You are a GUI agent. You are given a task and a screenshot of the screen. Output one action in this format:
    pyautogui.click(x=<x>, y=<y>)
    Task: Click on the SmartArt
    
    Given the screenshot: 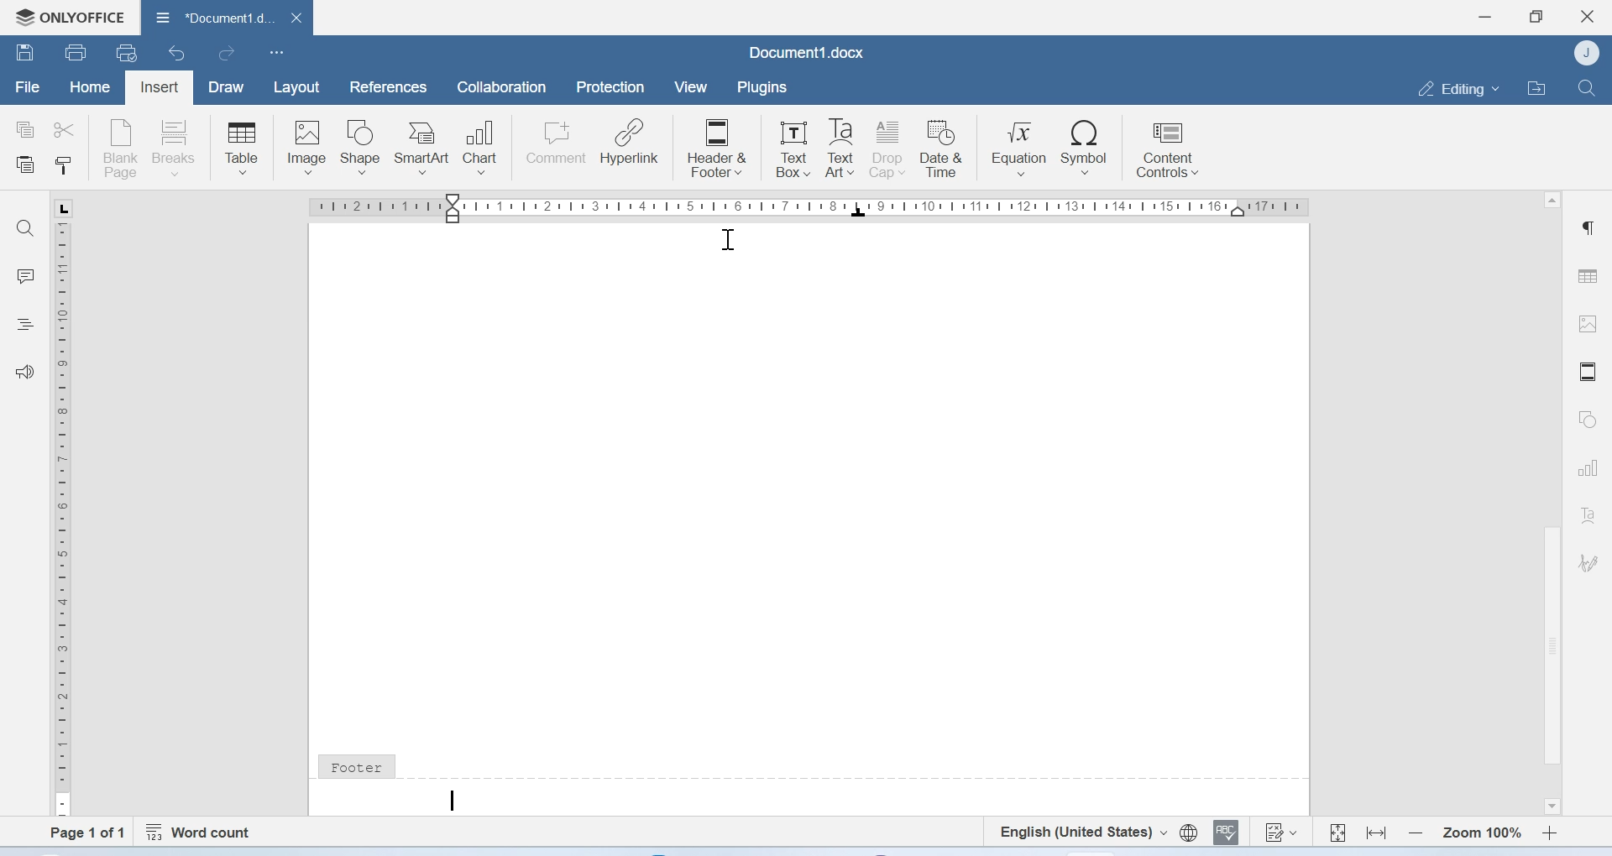 What is the action you would take?
    pyautogui.click(x=426, y=144)
    